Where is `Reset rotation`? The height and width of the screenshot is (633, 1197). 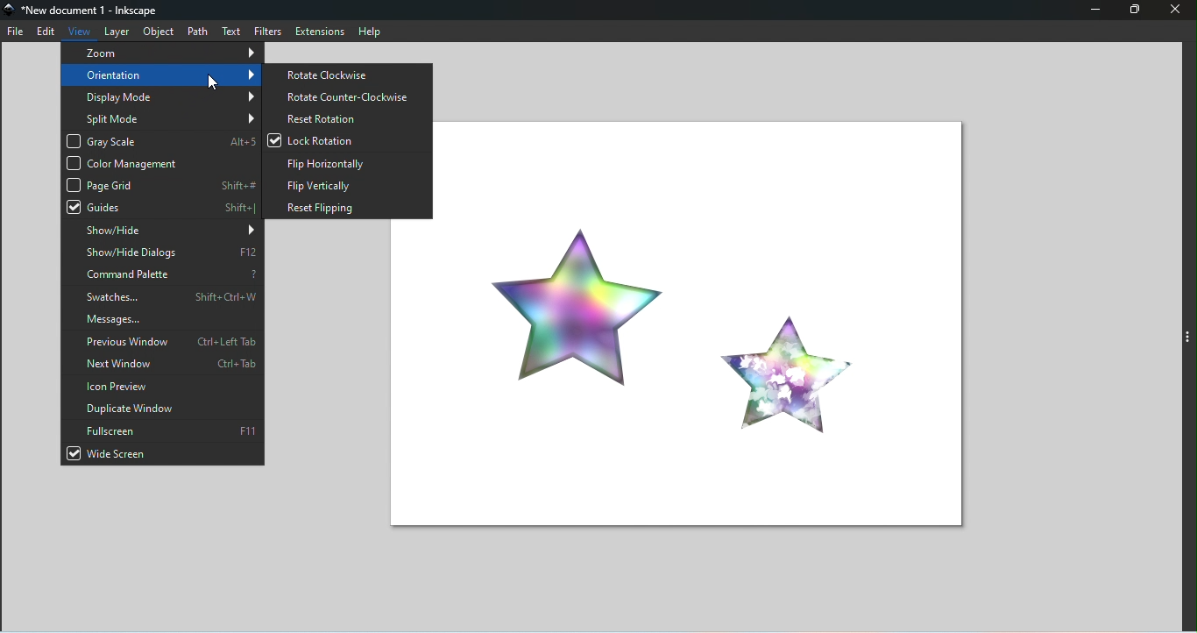 Reset rotation is located at coordinates (348, 118).